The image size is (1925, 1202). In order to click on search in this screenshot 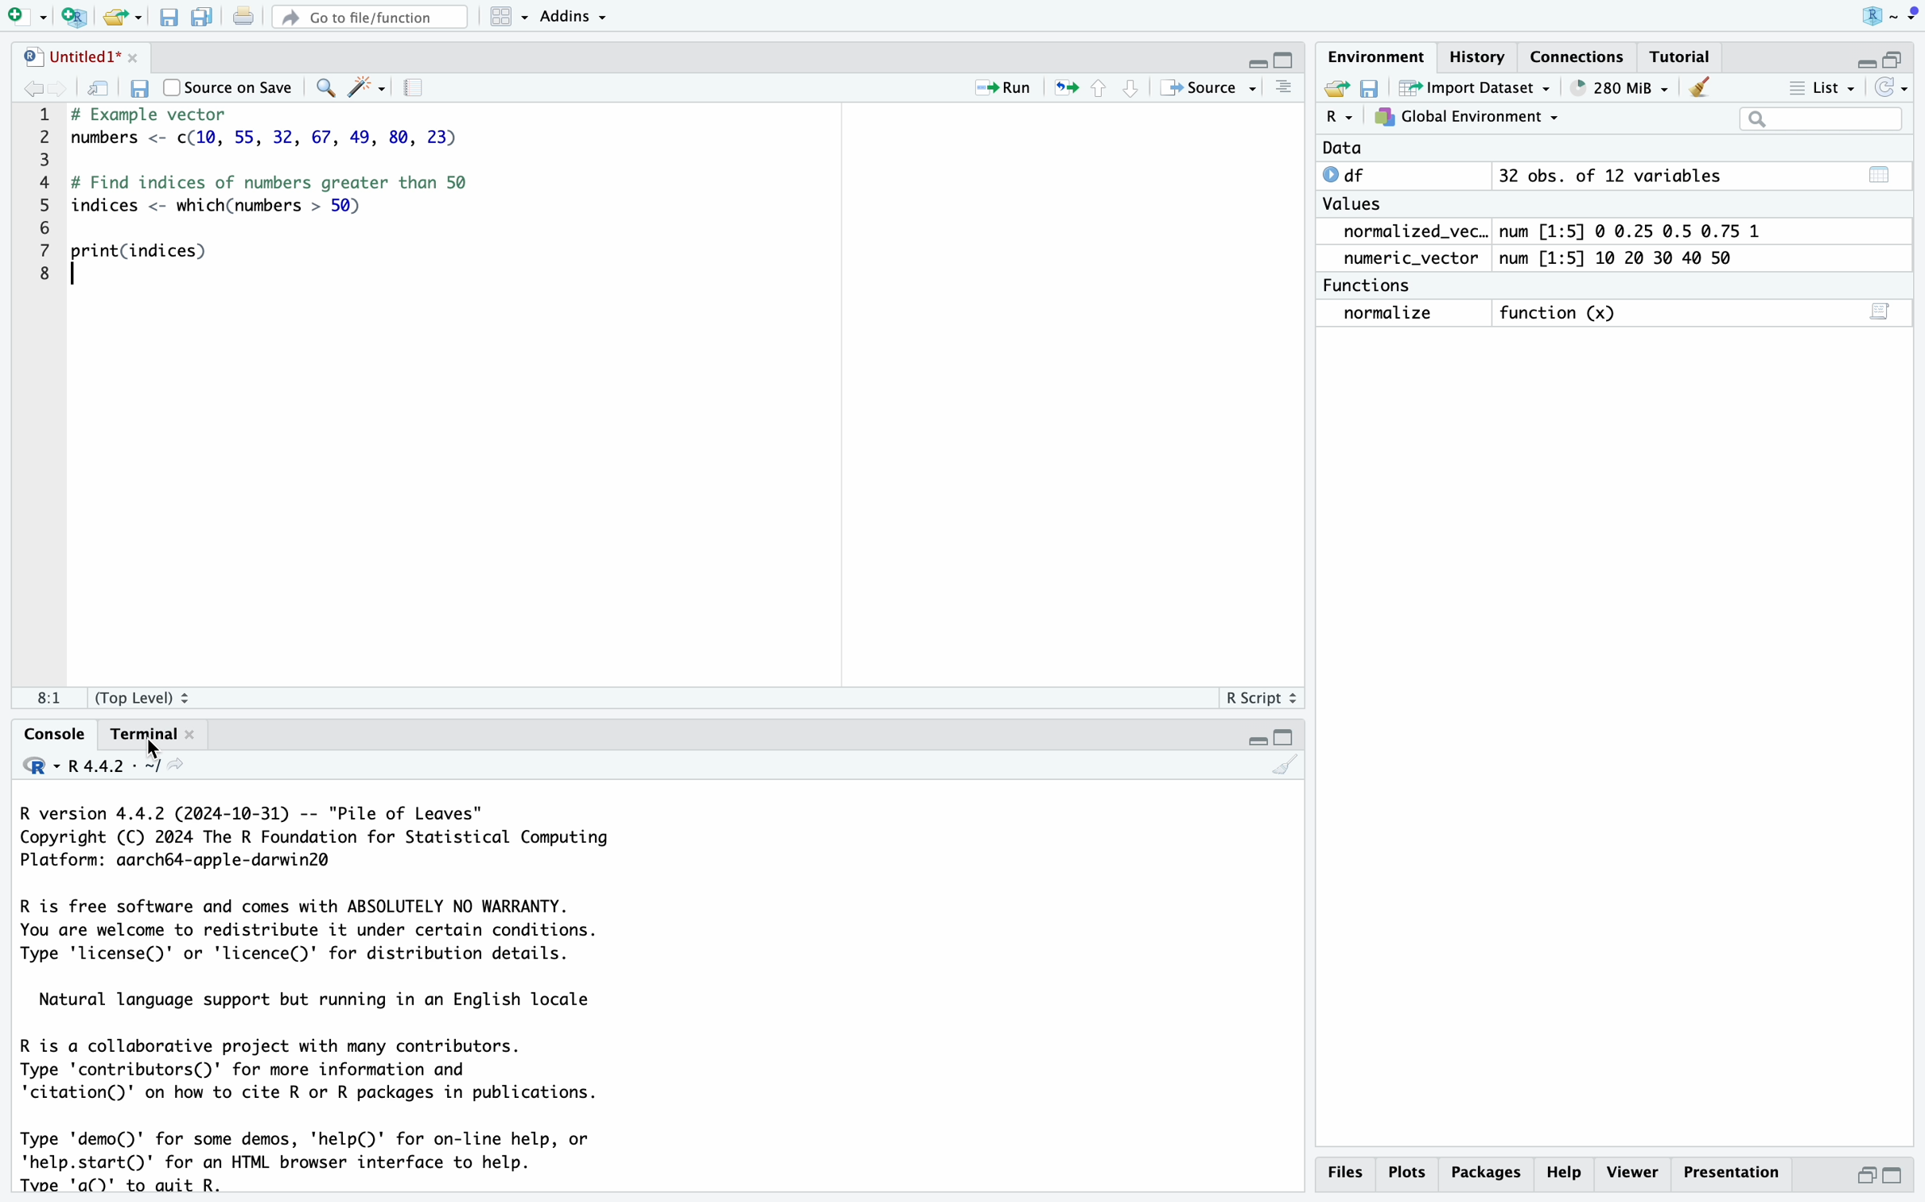, I will do `click(323, 88)`.